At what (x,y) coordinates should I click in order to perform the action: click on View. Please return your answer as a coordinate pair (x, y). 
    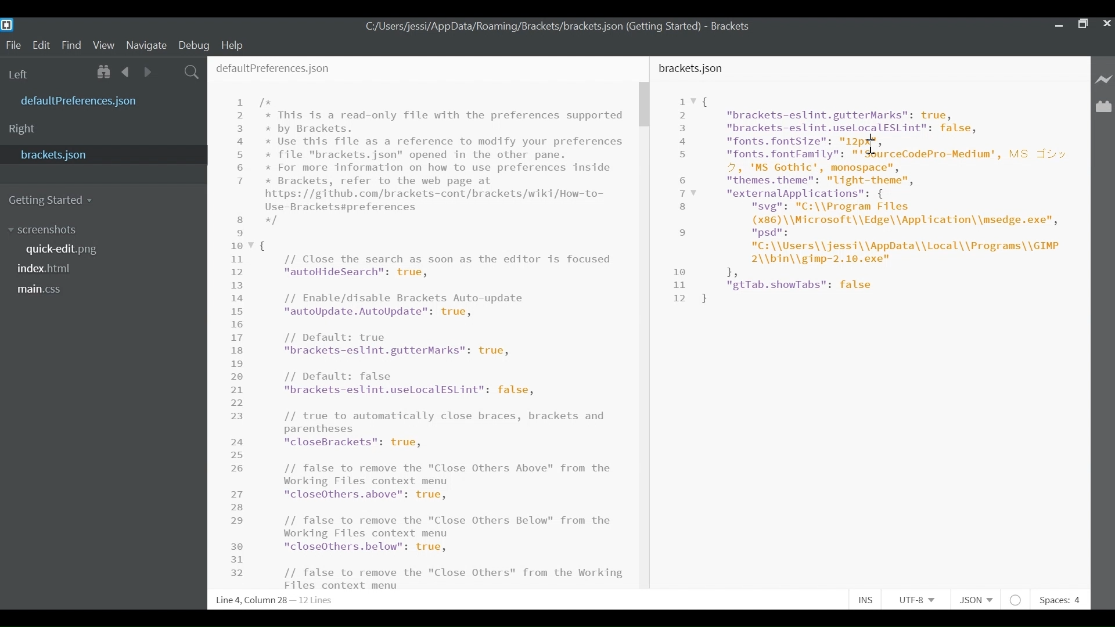
    Looking at the image, I should click on (104, 45).